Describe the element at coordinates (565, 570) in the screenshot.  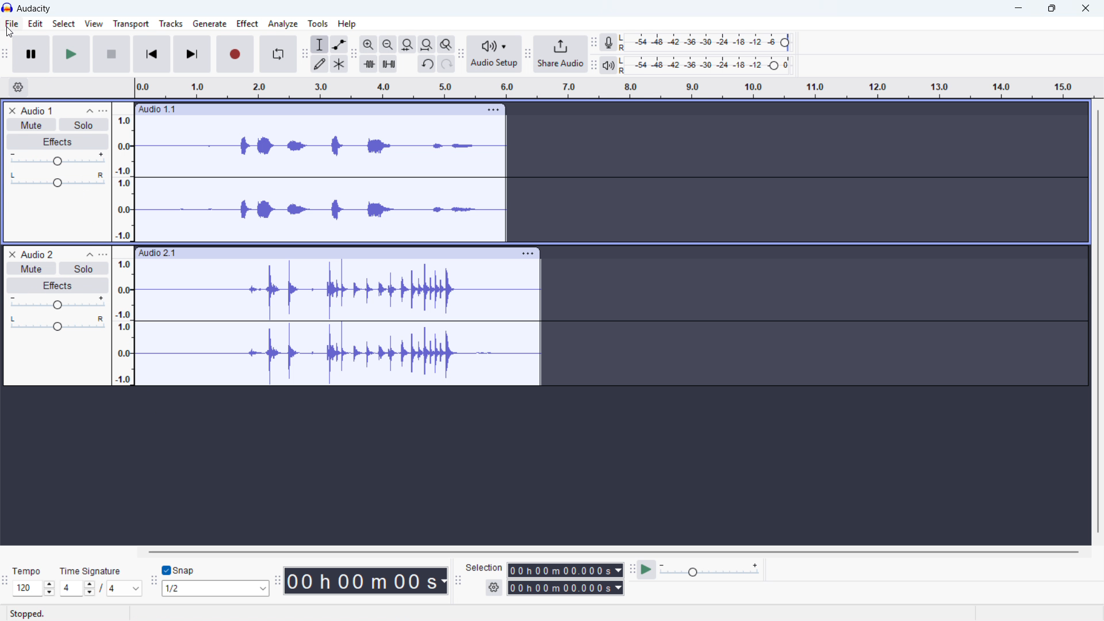
I see `Selection start time` at that location.